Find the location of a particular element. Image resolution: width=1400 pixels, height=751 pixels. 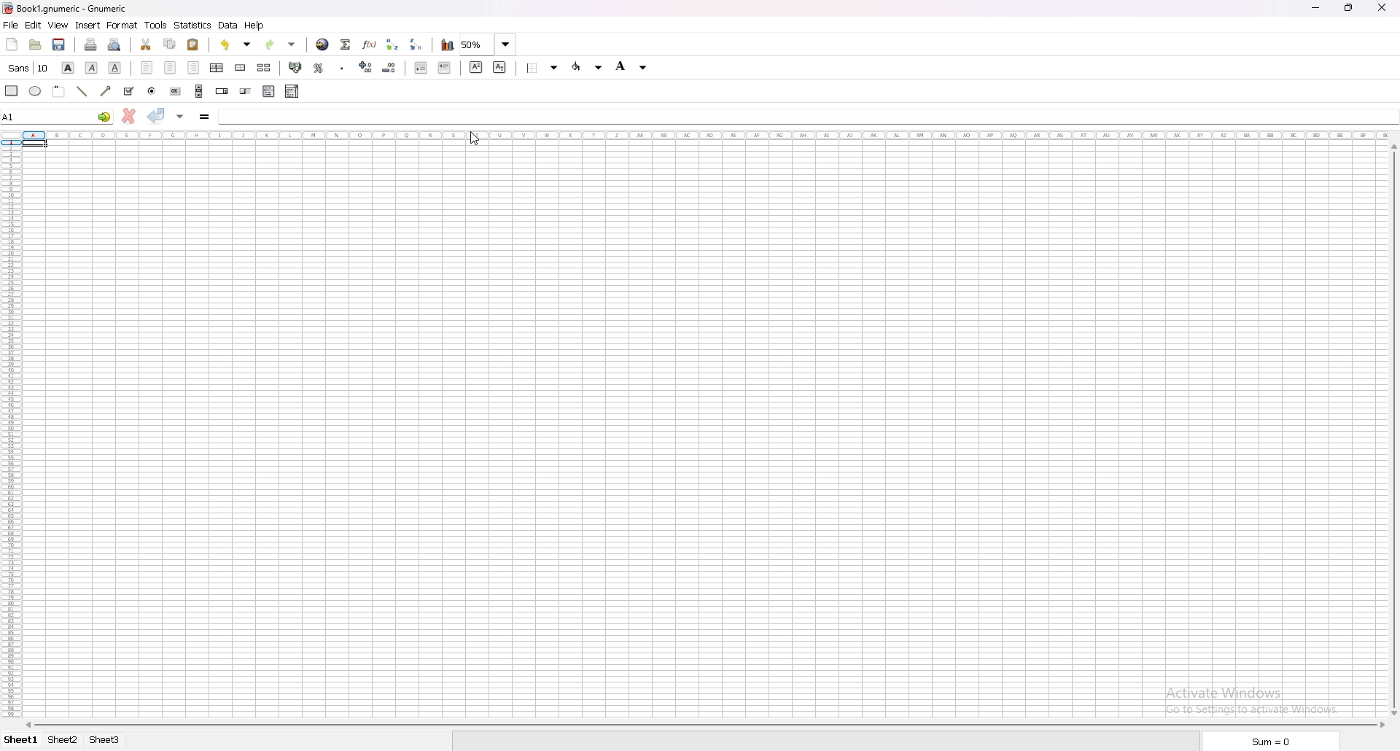

save is located at coordinates (59, 44).